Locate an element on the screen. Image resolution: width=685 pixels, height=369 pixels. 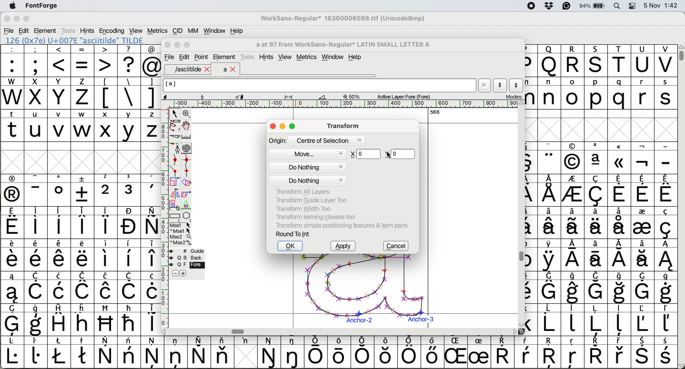
2 is located at coordinates (106, 190).